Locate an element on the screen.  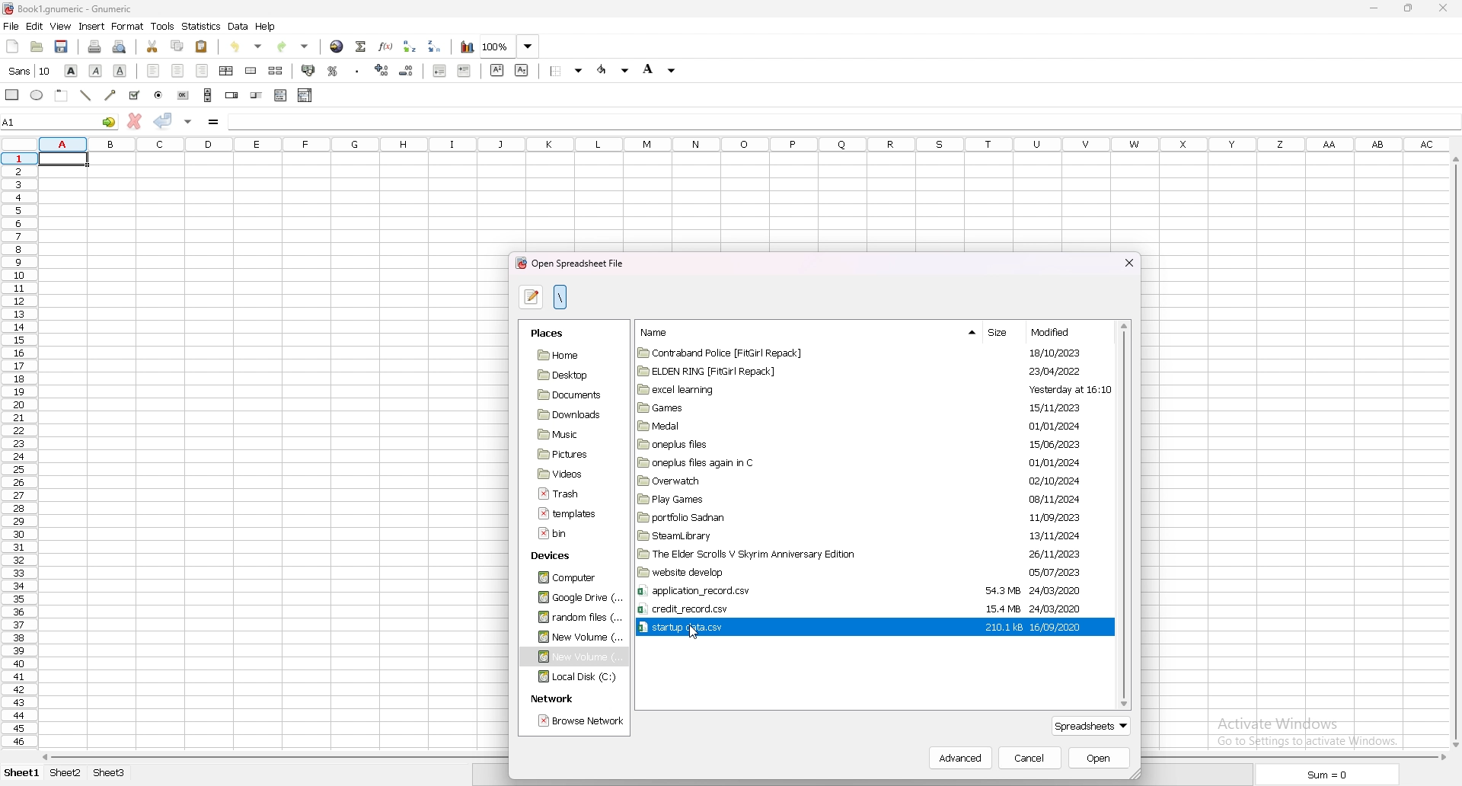
folder is located at coordinates (815, 535).